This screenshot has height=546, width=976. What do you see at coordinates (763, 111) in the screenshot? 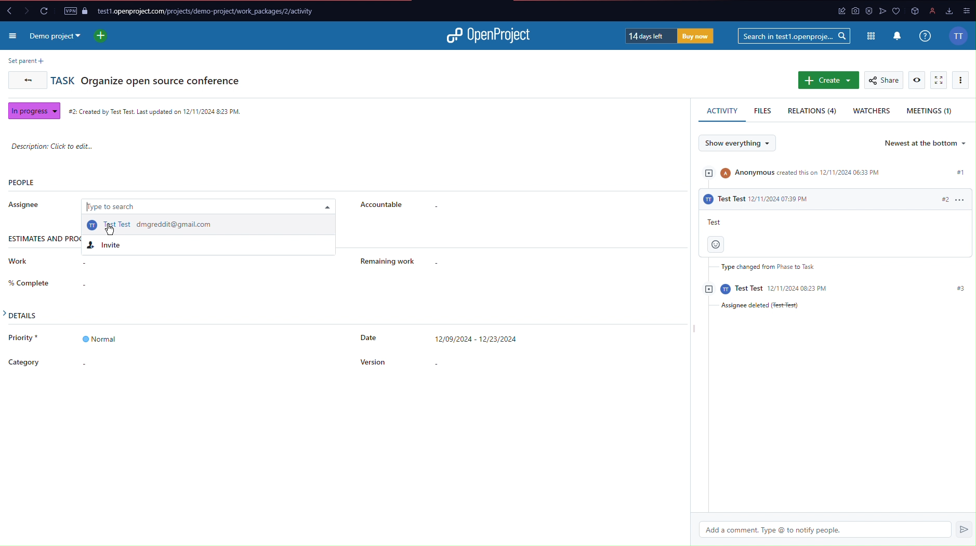
I see `Files` at bounding box center [763, 111].